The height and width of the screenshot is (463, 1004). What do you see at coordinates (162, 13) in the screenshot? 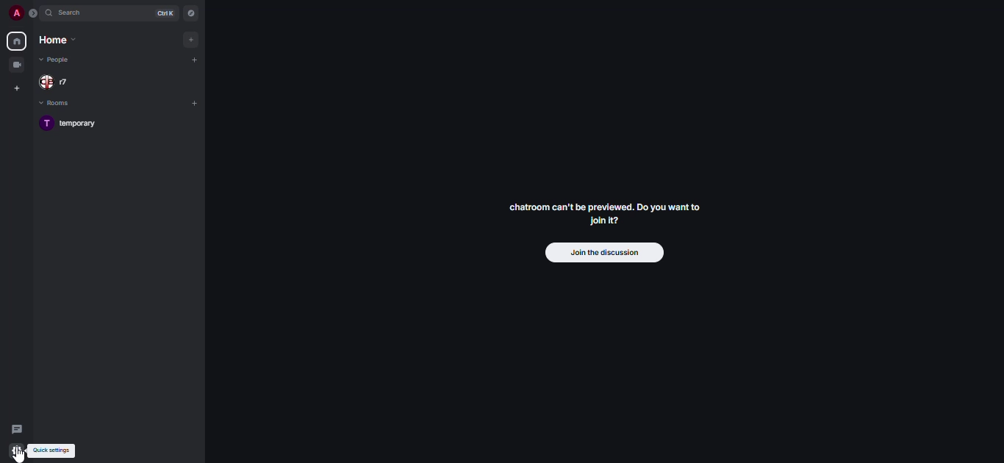
I see `ctrl K` at bounding box center [162, 13].